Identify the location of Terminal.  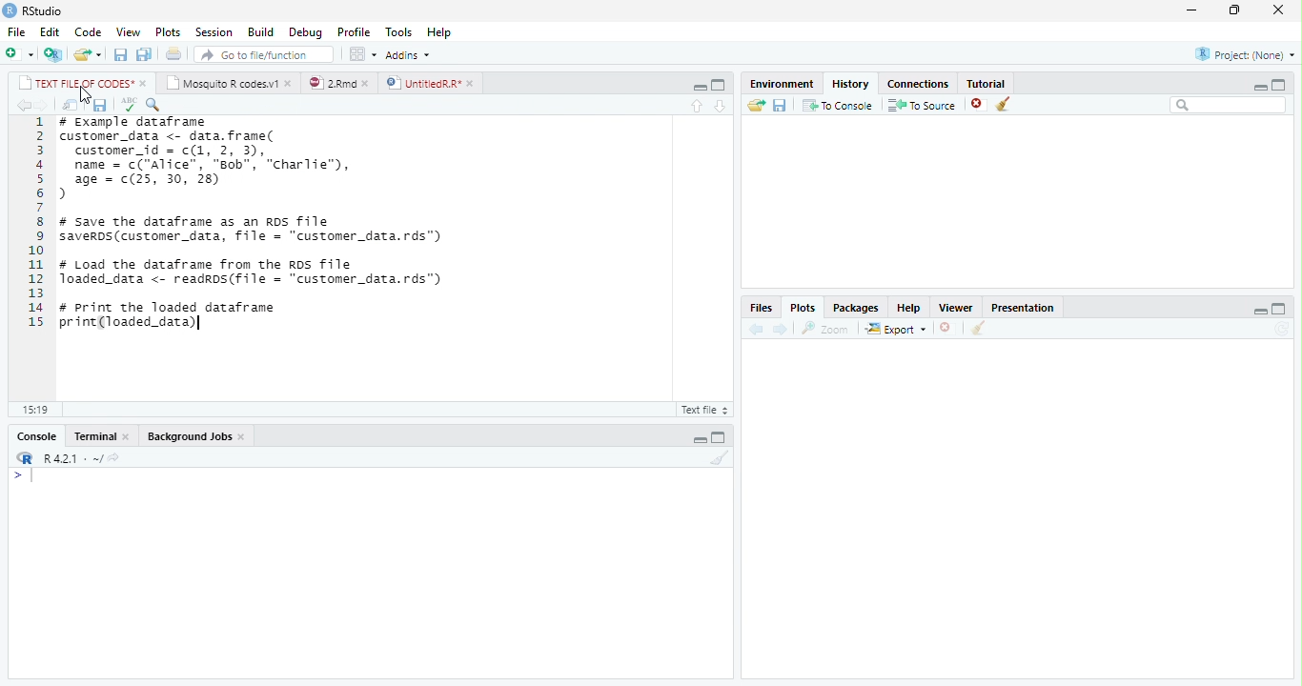
(93, 436).